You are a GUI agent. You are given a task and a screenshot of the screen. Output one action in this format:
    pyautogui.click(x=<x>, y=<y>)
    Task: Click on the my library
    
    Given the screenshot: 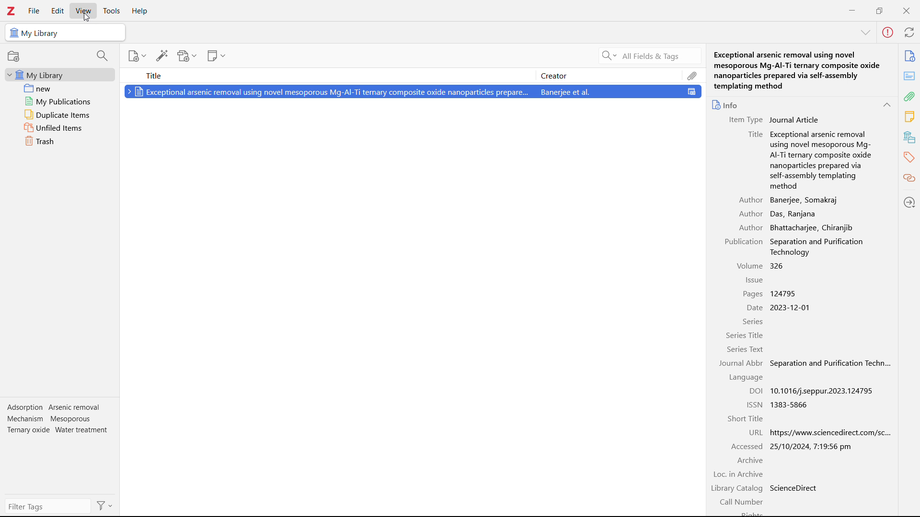 What is the action you would take?
    pyautogui.click(x=59, y=75)
    